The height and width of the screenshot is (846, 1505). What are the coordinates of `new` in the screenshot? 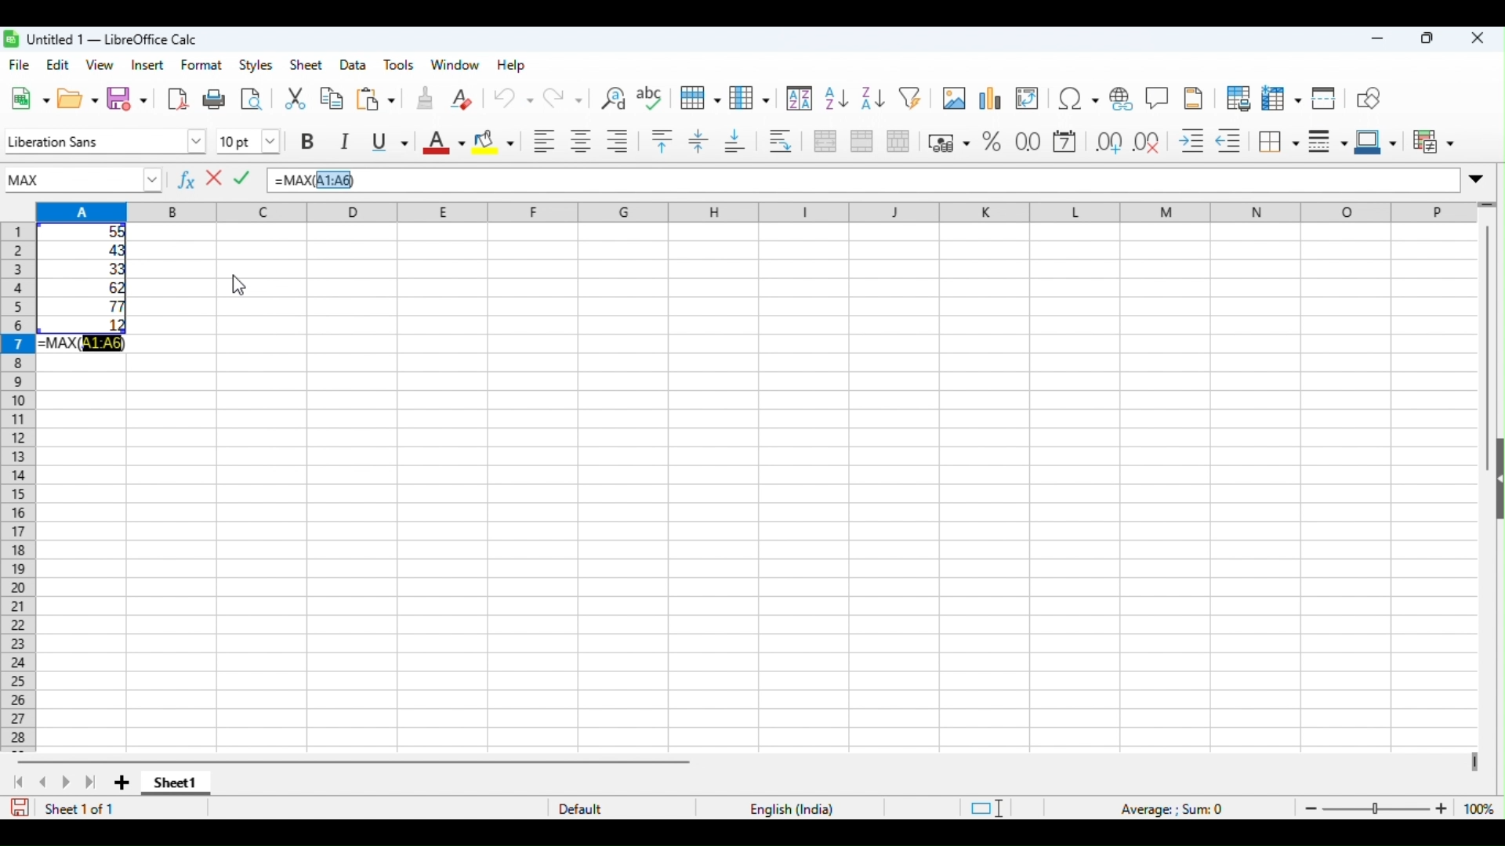 It's located at (30, 99).